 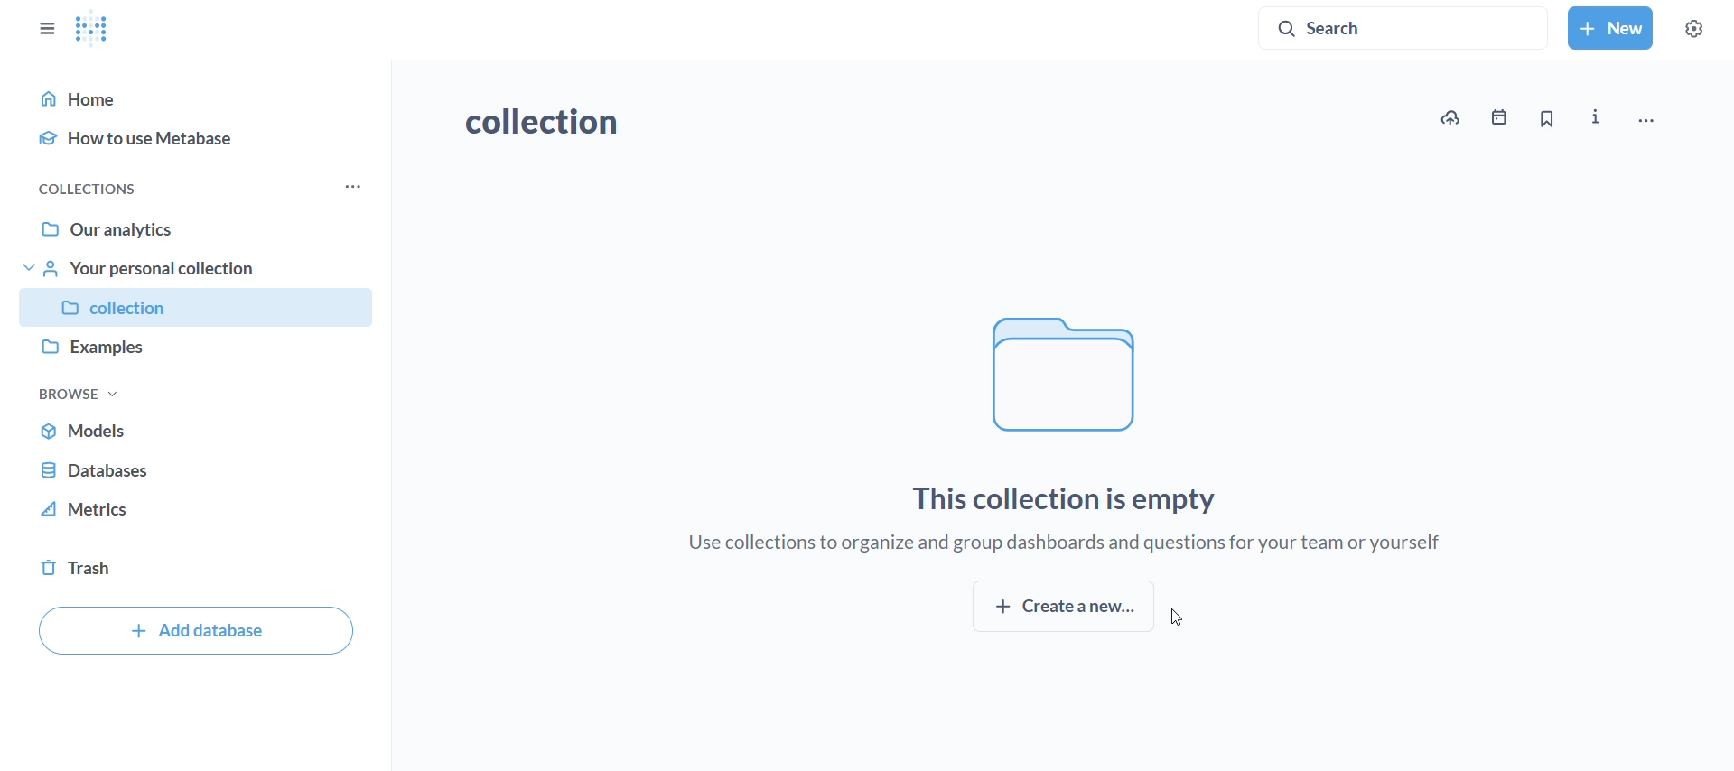 What do you see at coordinates (1074, 542) in the screenshot?
I see `use collection to organize and group dashboards and questions for your team or yourself` at bounding box center [1074, 542].